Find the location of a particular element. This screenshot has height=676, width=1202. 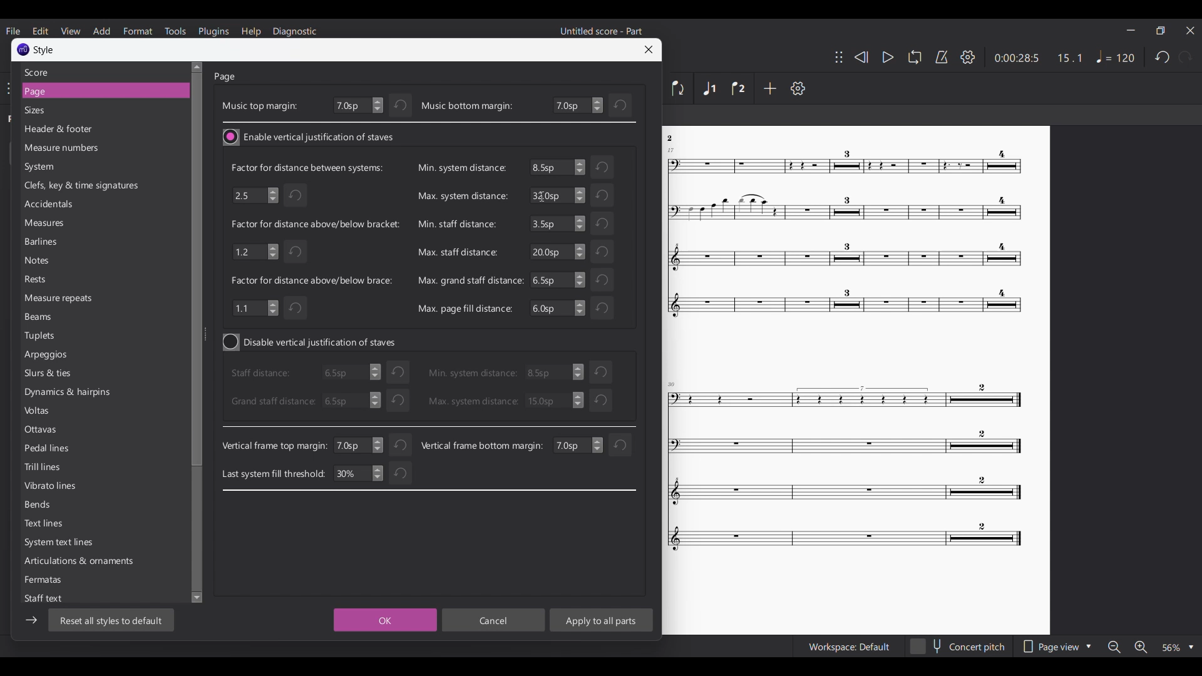

Loop playback is located at coordinates (915, 57).